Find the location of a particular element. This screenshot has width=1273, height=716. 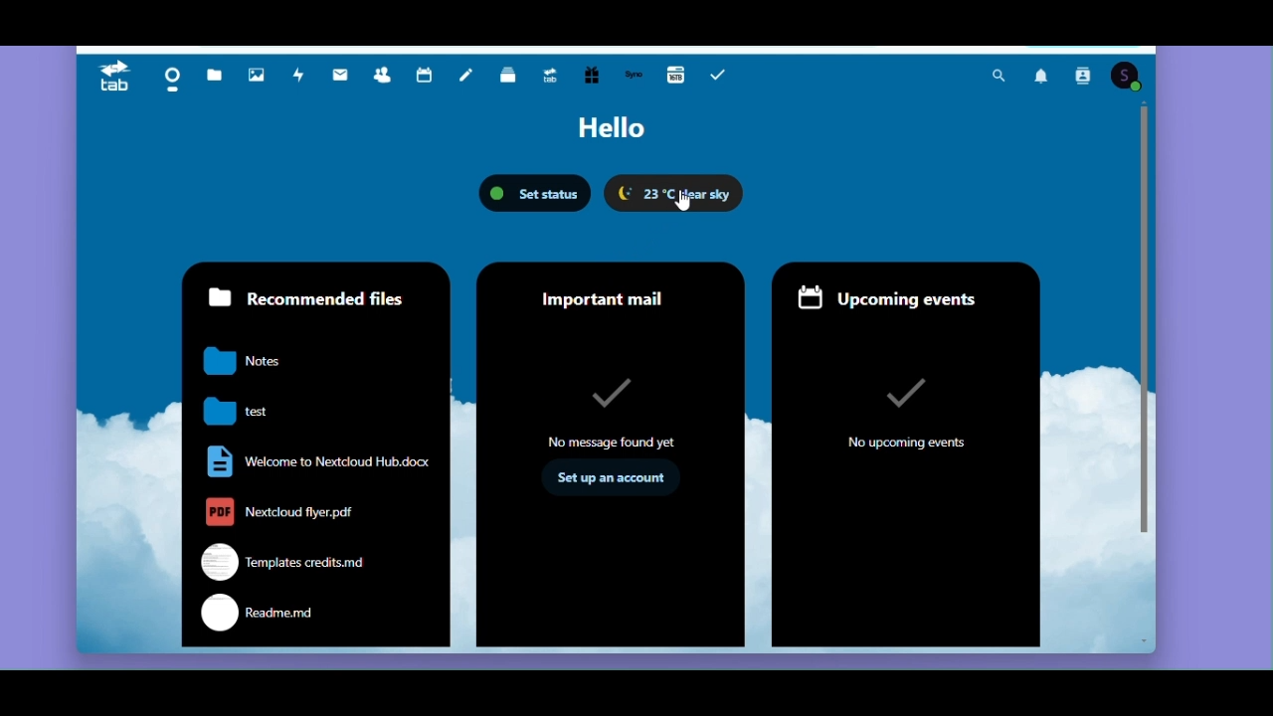

test is located at coordinates (233, 412).